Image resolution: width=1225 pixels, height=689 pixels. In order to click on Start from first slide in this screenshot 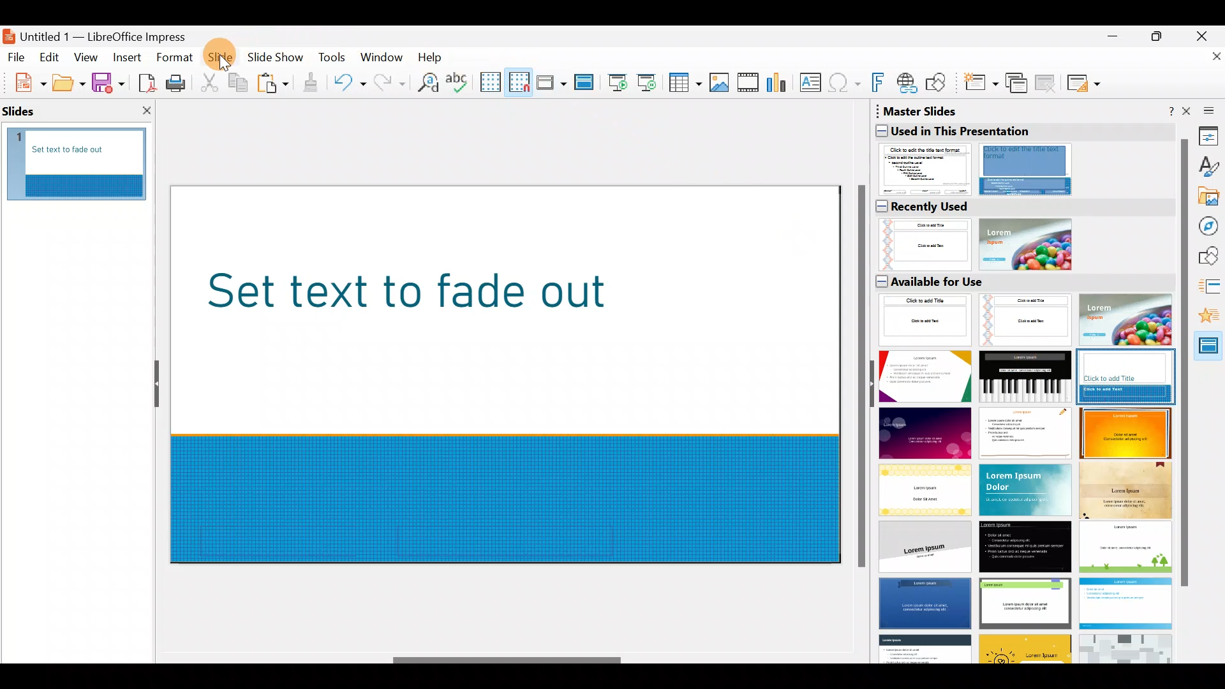, I will do `click(618, 81)`.